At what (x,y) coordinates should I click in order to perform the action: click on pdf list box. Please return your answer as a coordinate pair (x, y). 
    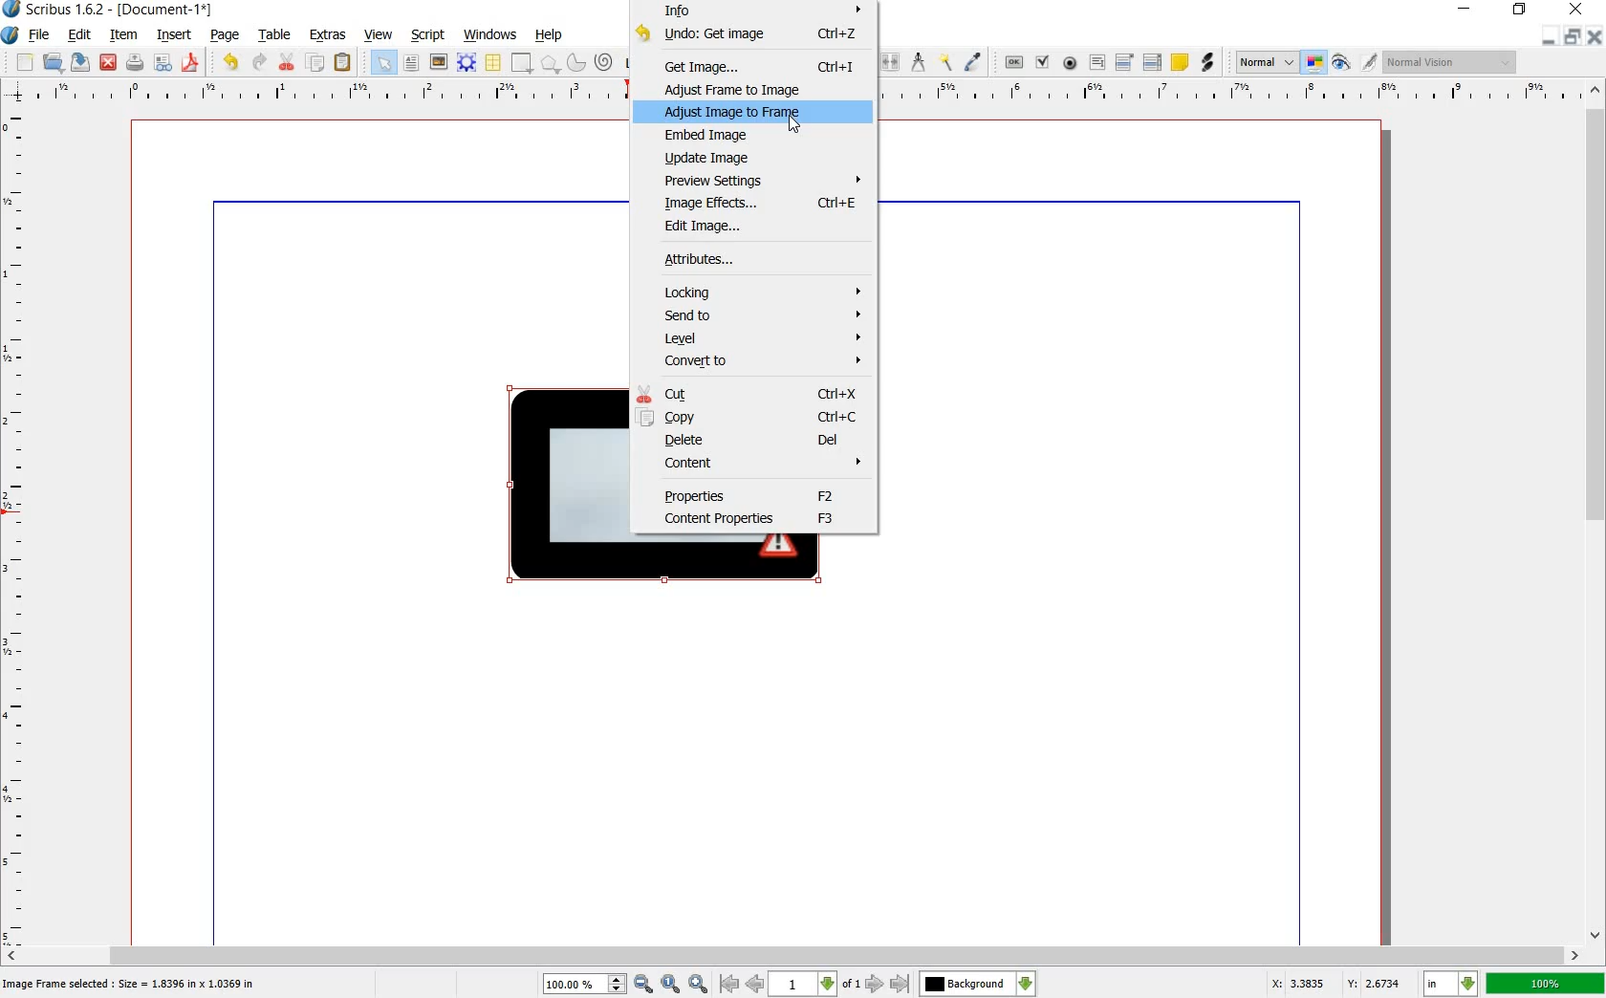
    Looking at the image, I should click on (1154, 63).